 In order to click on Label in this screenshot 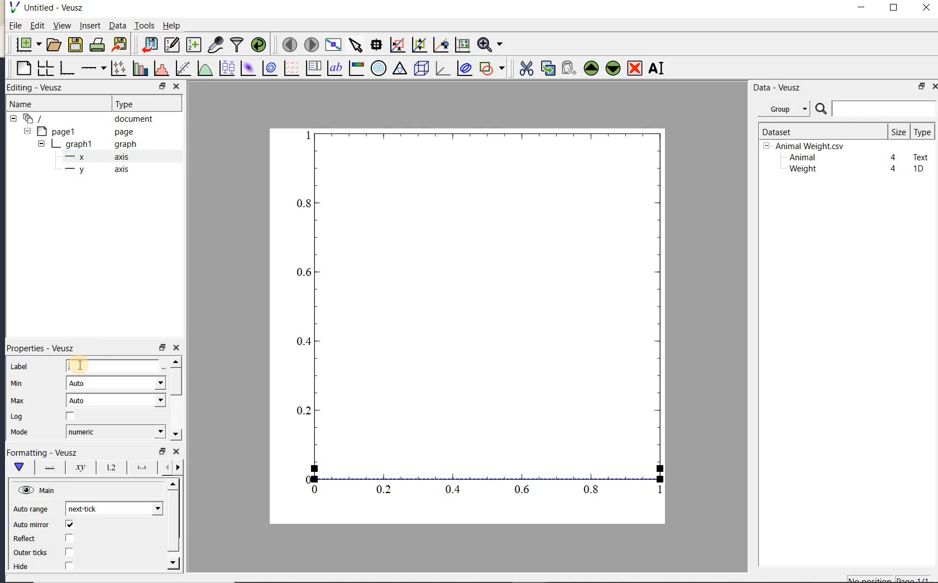, I will do `click(21, 367)`.